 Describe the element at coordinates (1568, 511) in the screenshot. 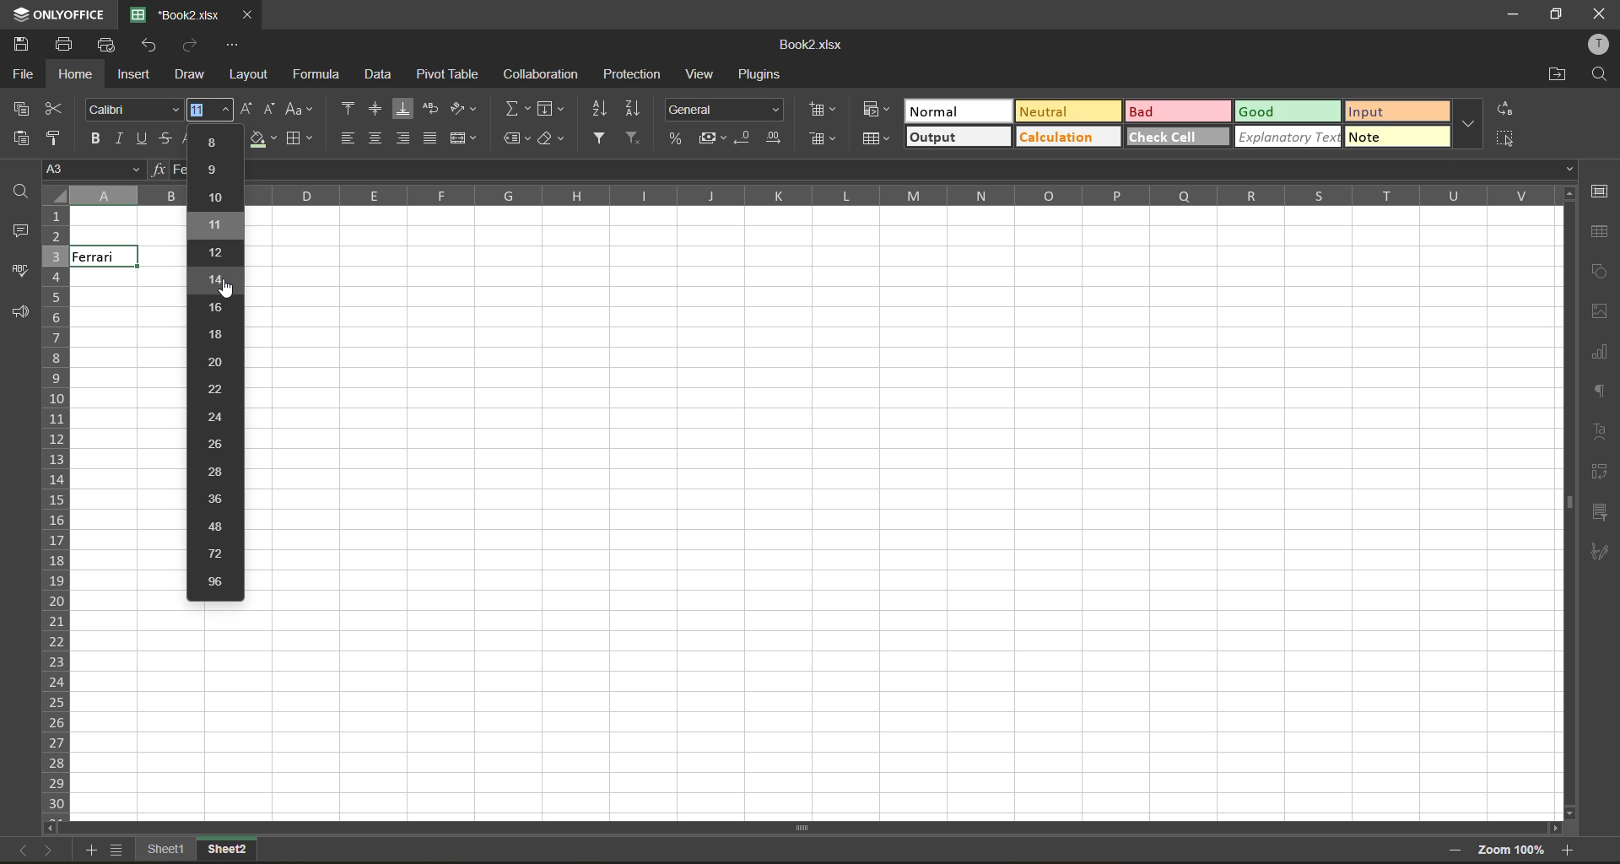

I see `Horizontal ScrollBar` at that location.